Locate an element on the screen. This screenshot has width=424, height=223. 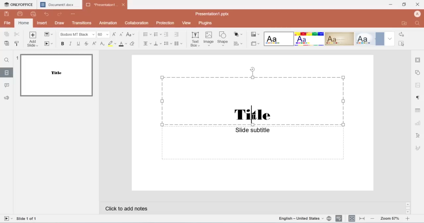
font settings is located at coordinates (419, 136).